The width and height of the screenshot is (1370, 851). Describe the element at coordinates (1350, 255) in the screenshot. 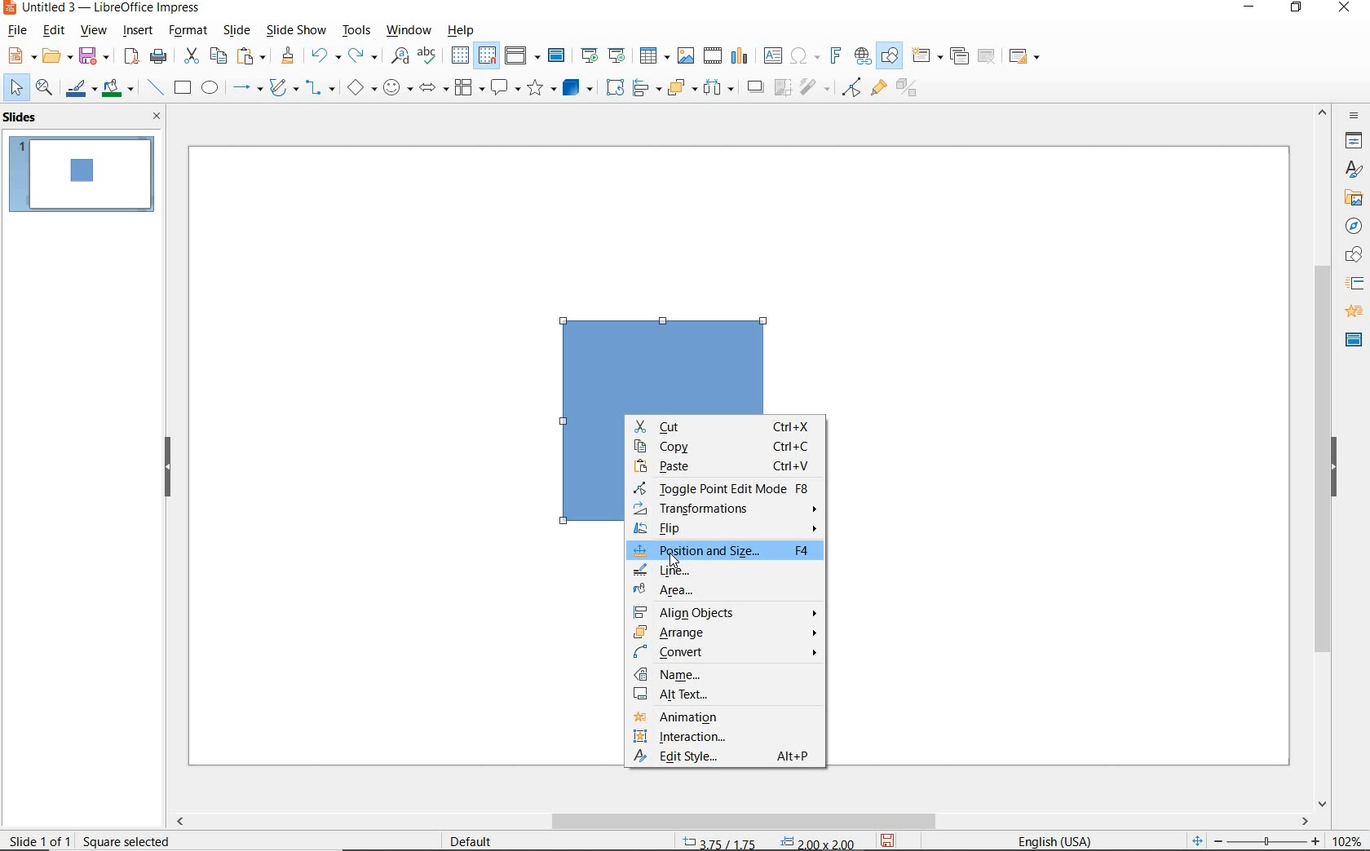

I see `shapes` at that location.